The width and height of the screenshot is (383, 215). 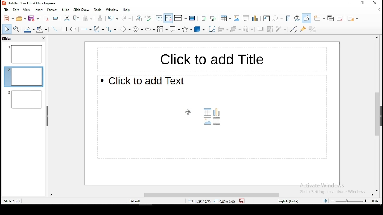 What do you see at coordinates (148, 19) in the screenshot?
I see `spell check` at bounding box center [148, 19].